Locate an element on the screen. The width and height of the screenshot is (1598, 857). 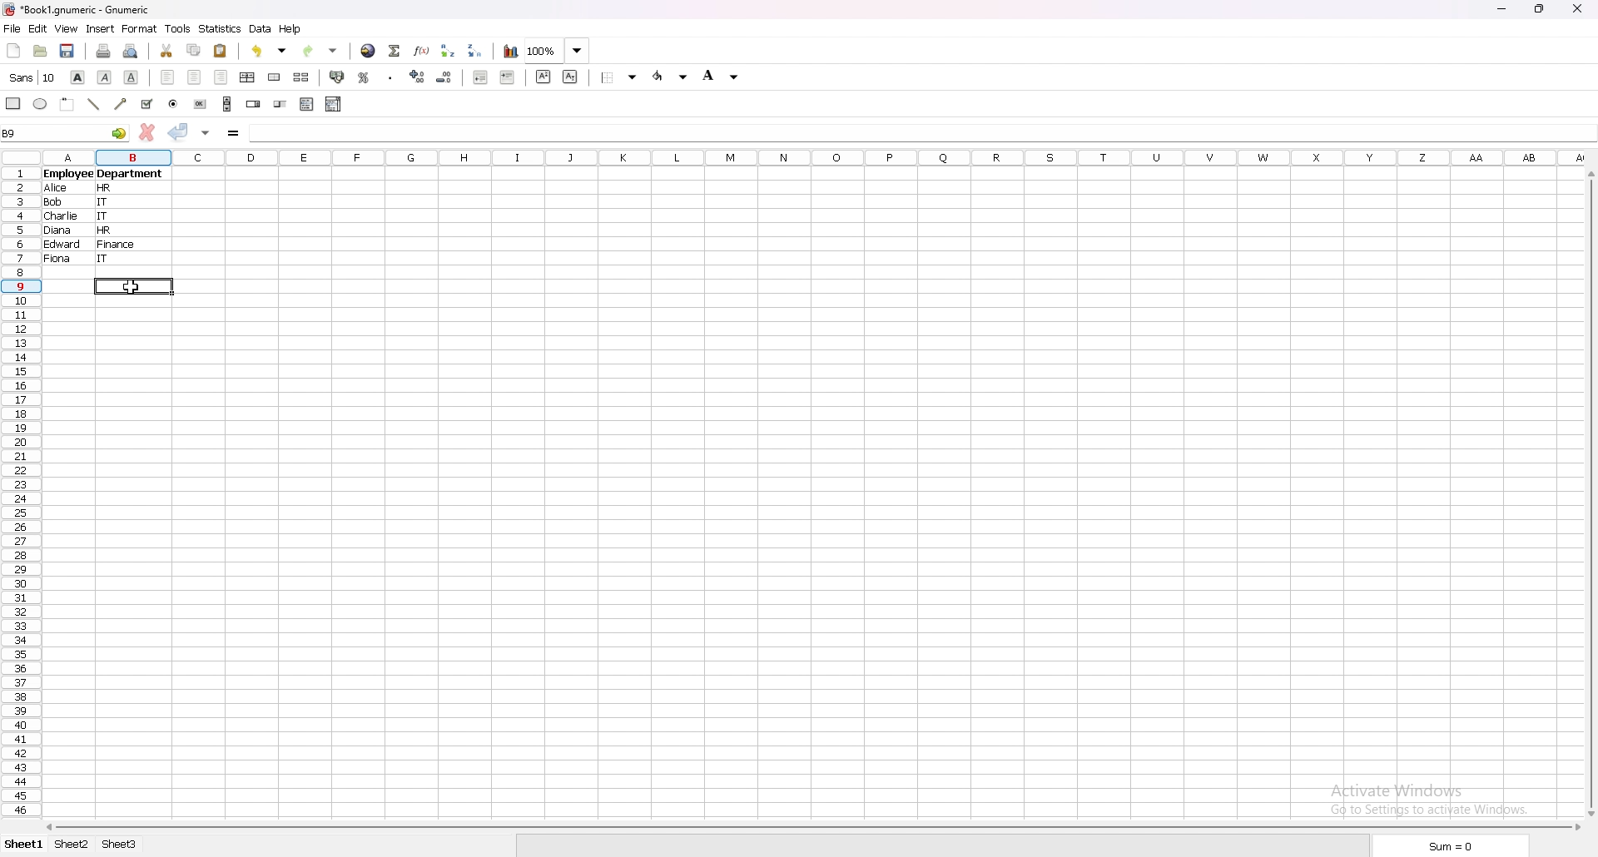
combo box is located at coordinates (334, 104).